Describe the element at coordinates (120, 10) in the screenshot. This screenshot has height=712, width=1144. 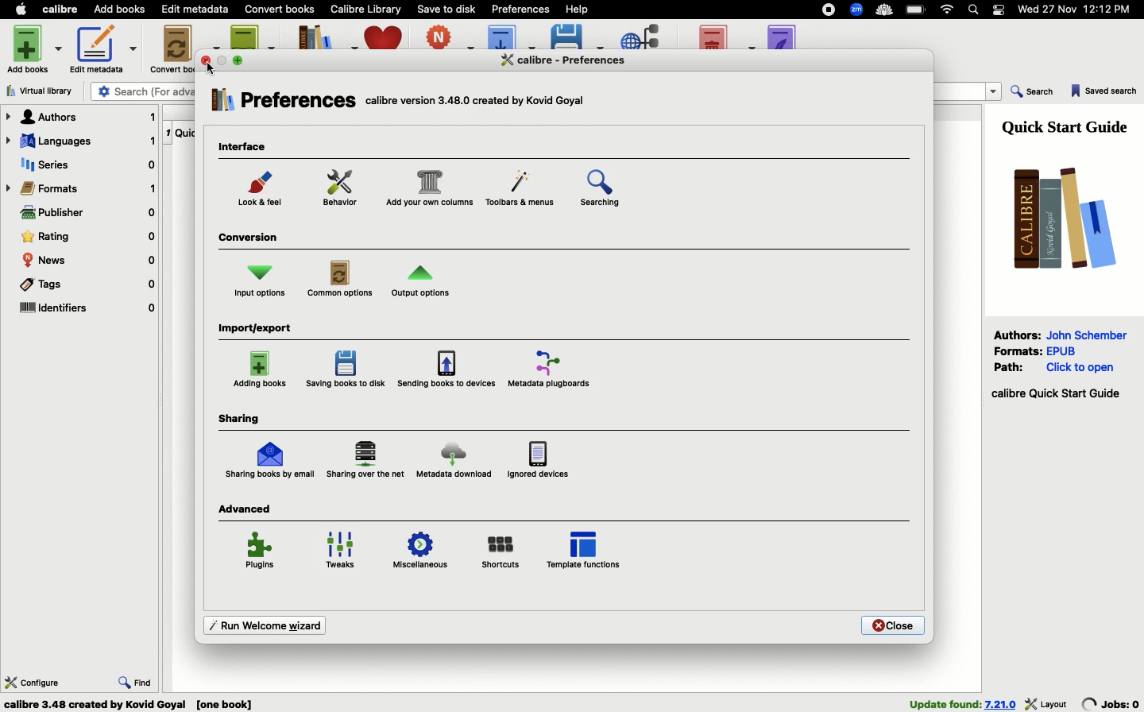
I see `Add books` at that location.